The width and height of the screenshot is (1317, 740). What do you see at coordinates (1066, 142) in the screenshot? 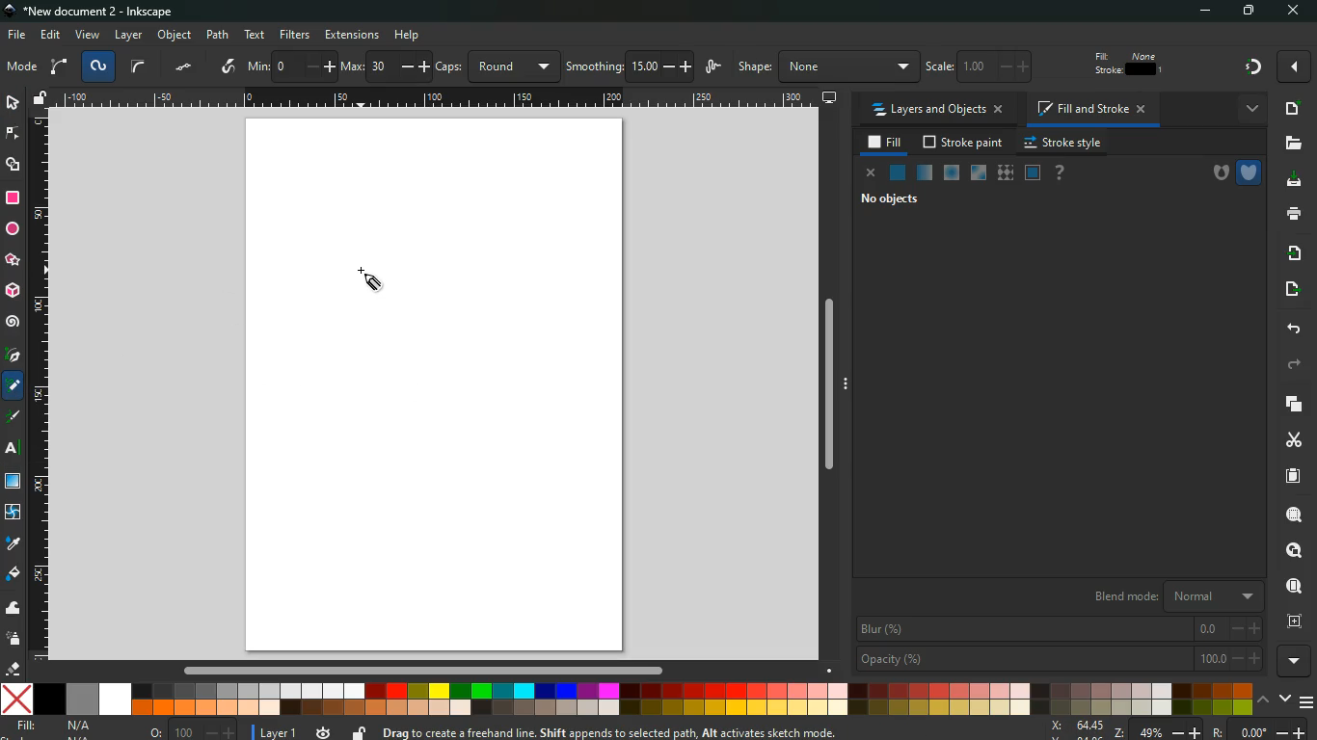
I see `stroke style` at bounding box center [1066, 142].